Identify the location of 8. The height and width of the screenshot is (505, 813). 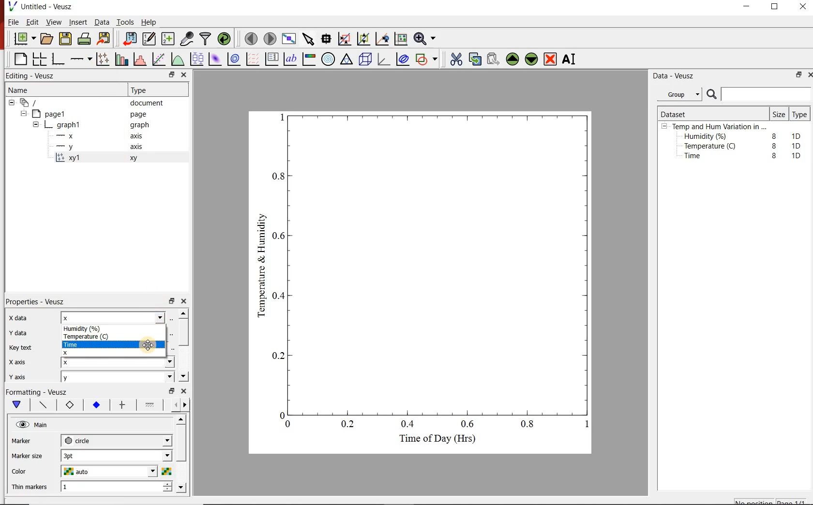
(772, 134).